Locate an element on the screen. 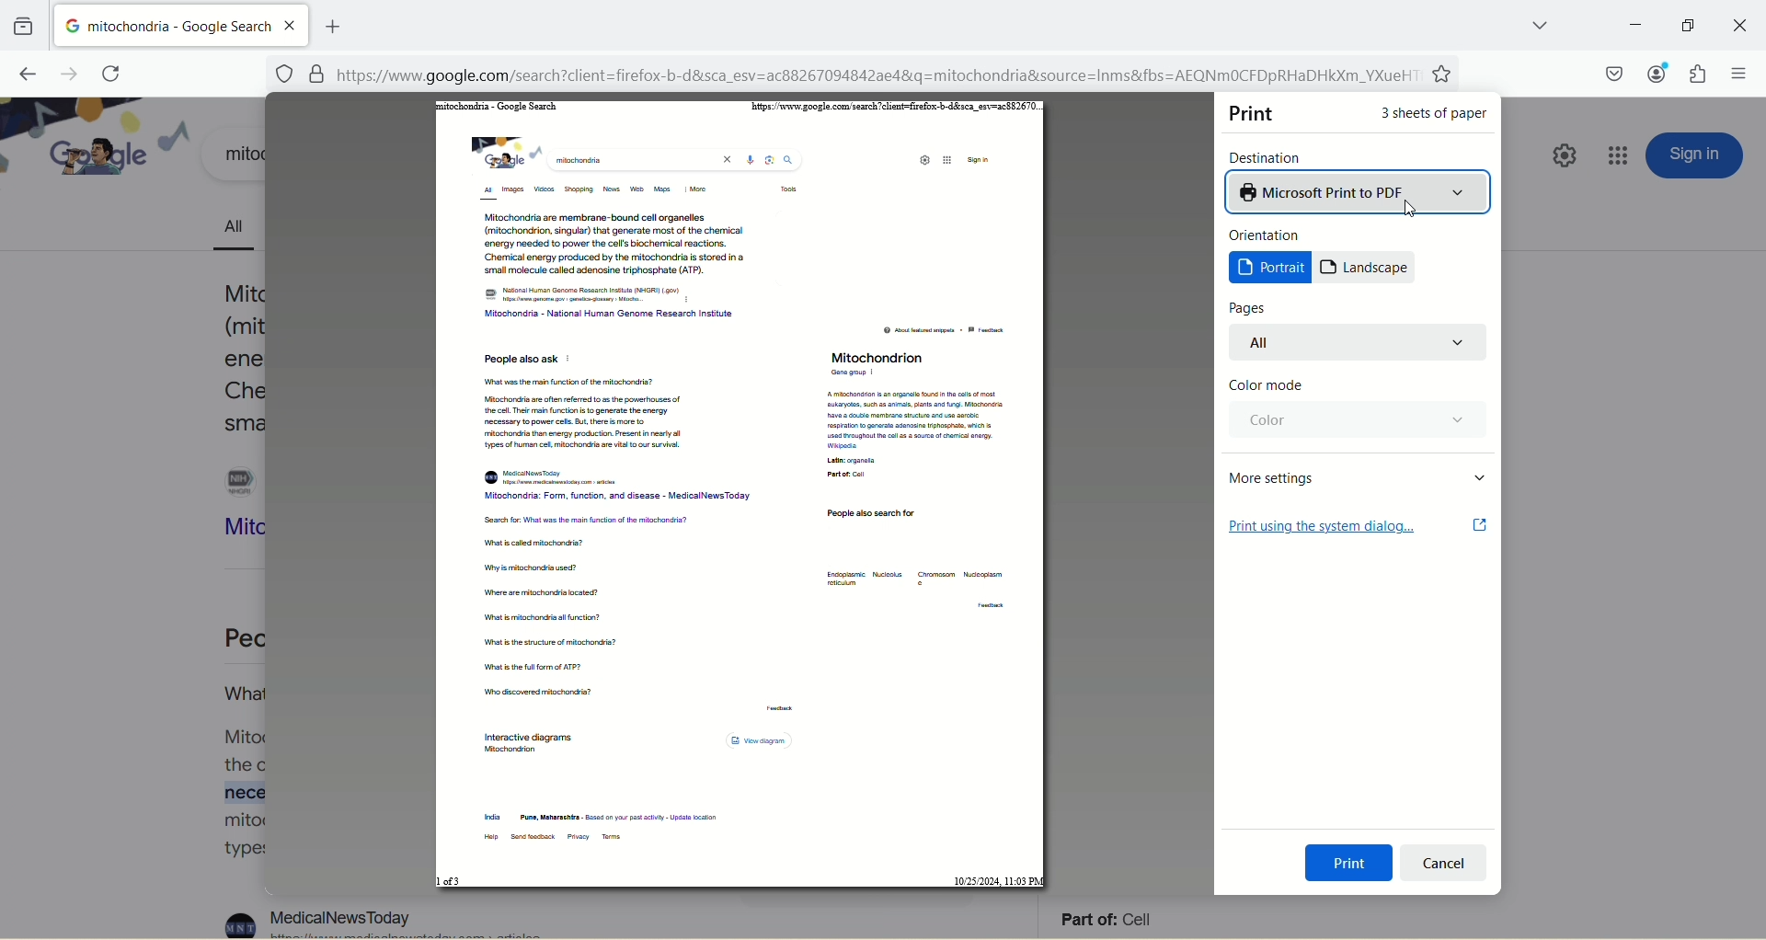  more settings is located at coordinates (1360, 476).